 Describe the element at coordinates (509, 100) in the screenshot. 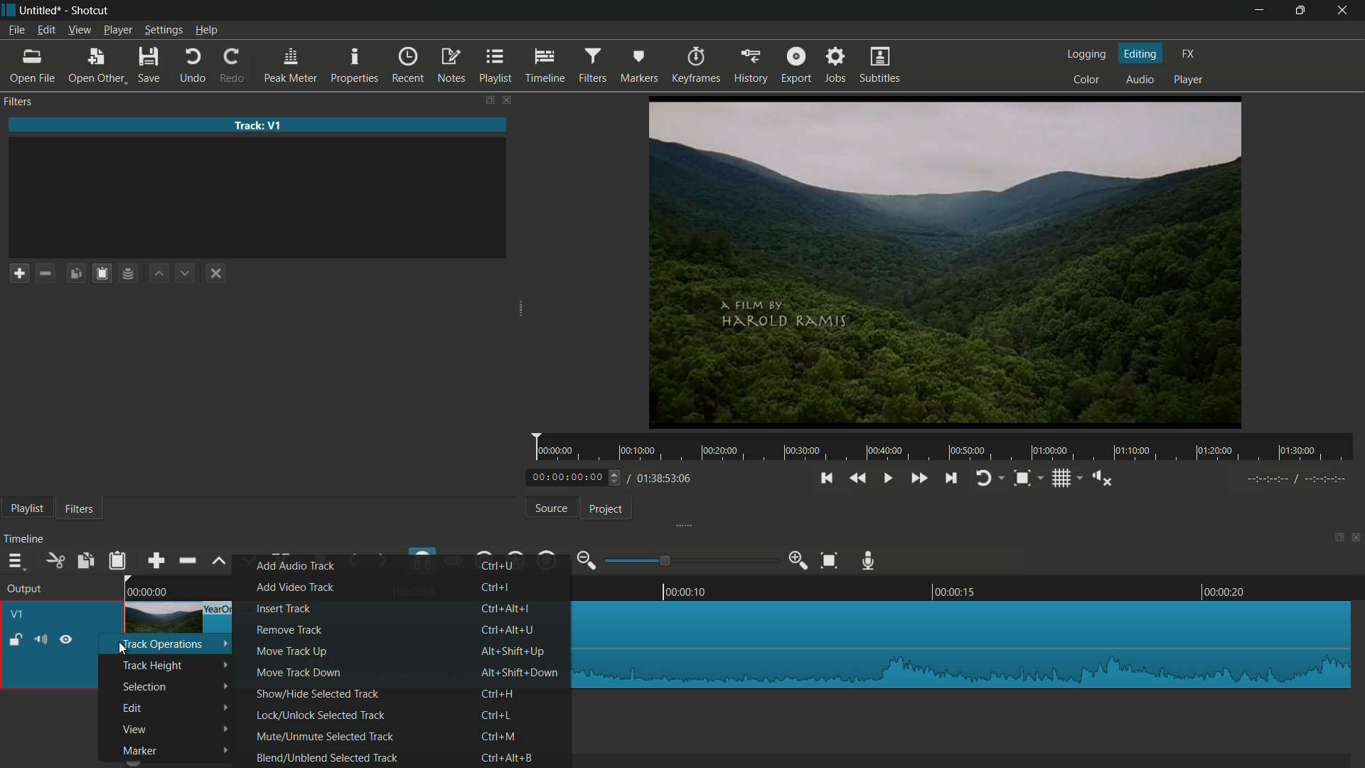

I see `close filters` at that location.